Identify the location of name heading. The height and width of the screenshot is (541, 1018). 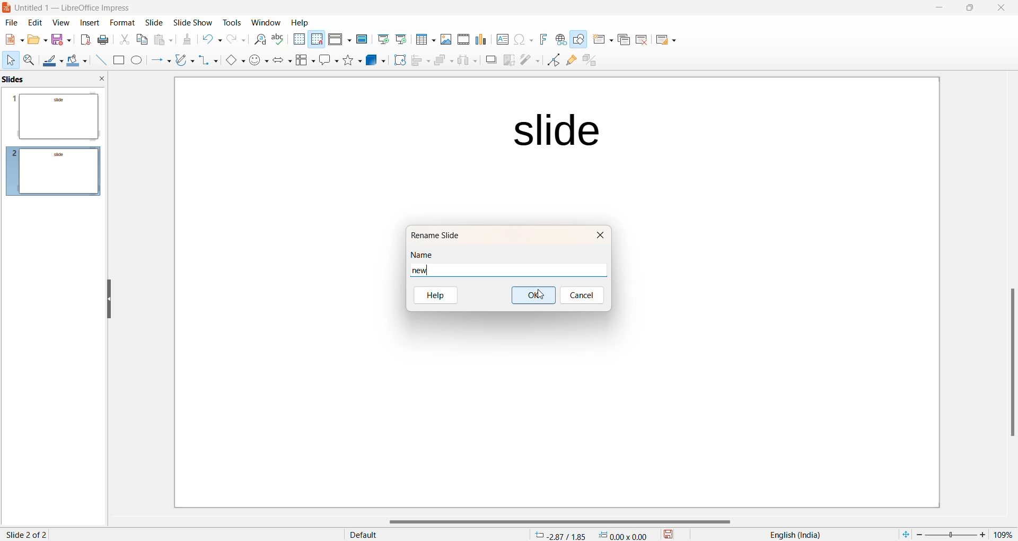
(425, 255).